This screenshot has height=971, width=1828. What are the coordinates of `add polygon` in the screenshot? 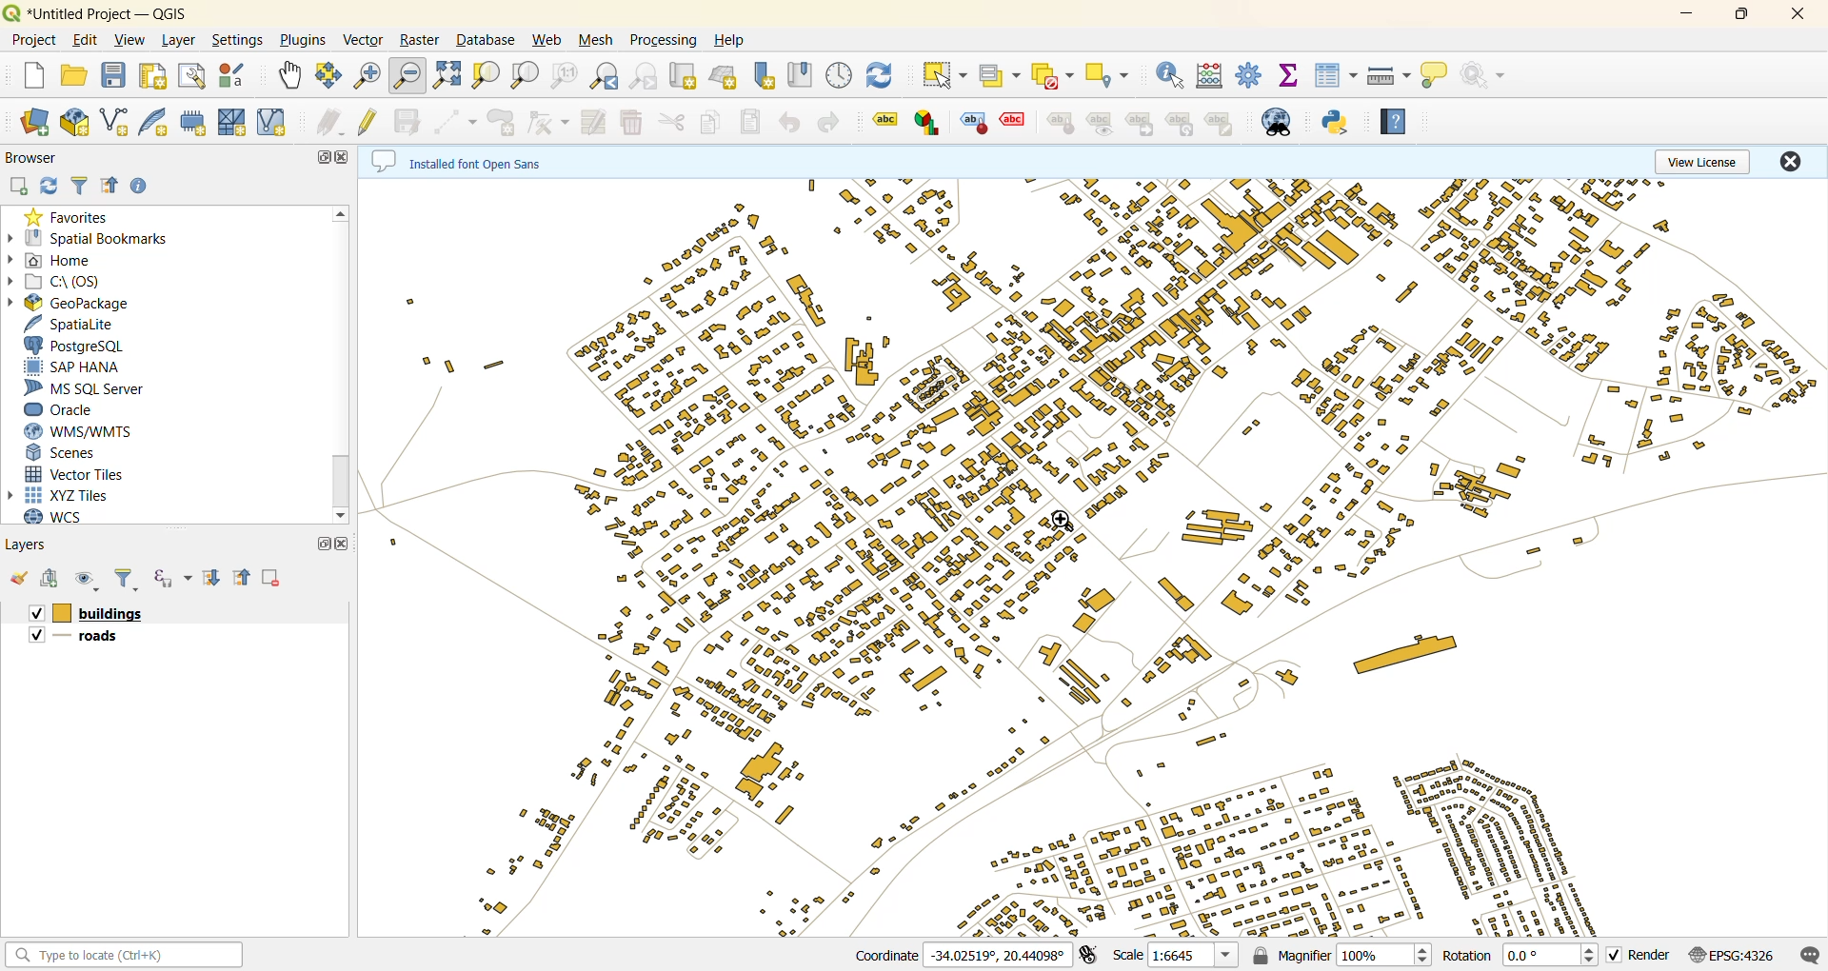 It's located at (503, 122).